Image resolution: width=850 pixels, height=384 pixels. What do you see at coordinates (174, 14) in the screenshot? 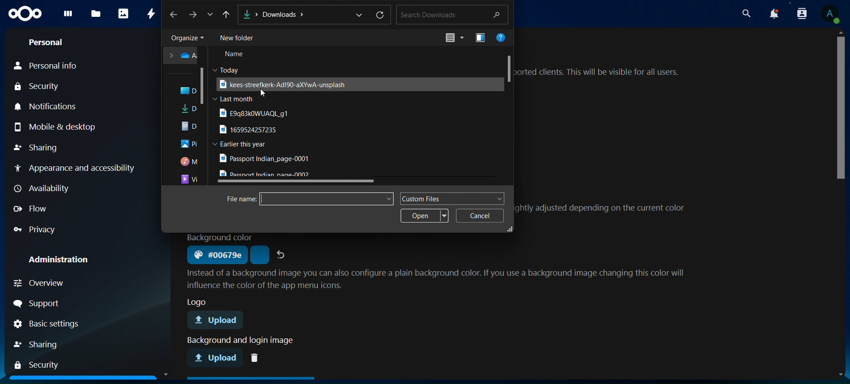
I see `go back ` at bounding box center [174, 14].